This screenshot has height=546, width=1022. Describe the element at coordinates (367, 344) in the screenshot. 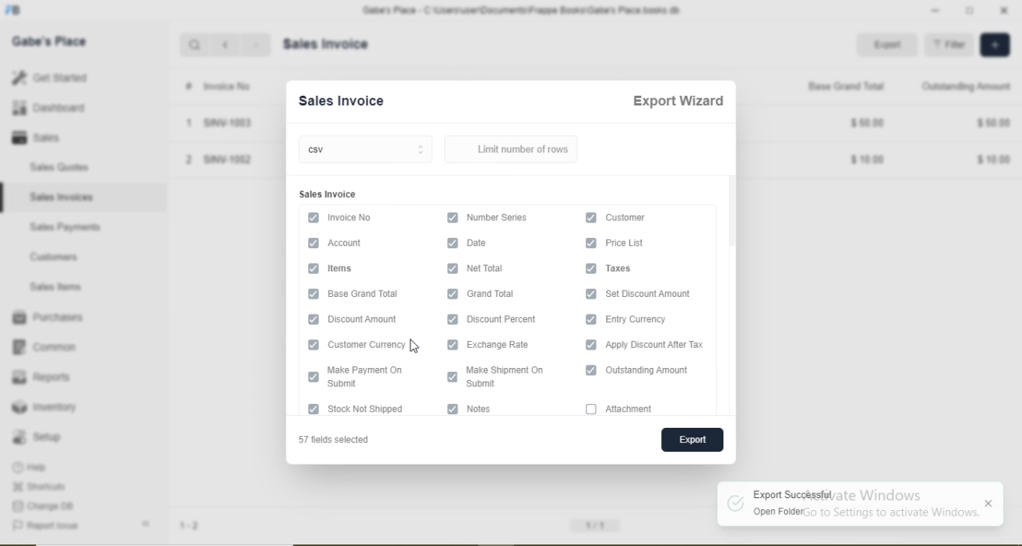

I see `Customer Currency` at that location.